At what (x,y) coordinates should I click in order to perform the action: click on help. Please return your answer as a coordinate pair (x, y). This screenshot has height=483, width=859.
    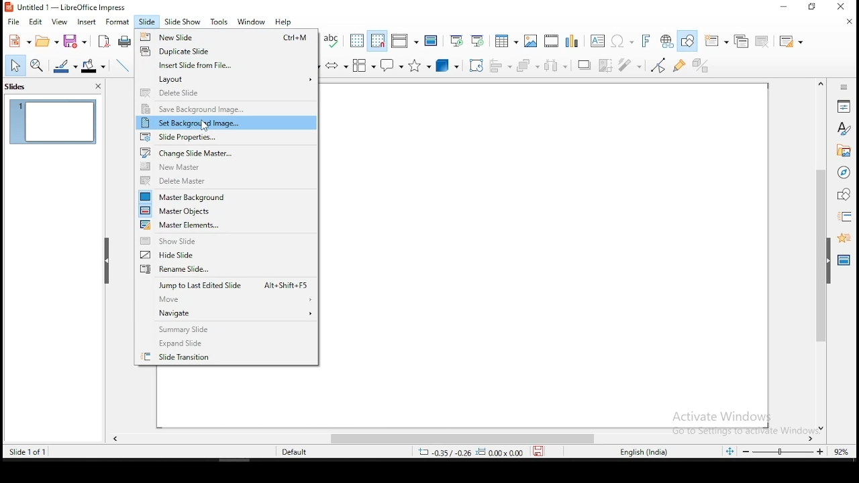
    Looking at the image, I should click on (285, 22).